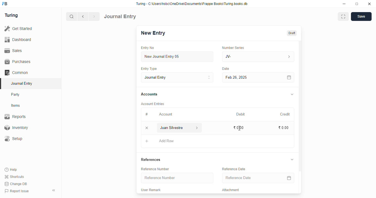  What do you see at coordinates (197, 128) in the screenshot?
I see `account information` at bounding box center [197, 128].